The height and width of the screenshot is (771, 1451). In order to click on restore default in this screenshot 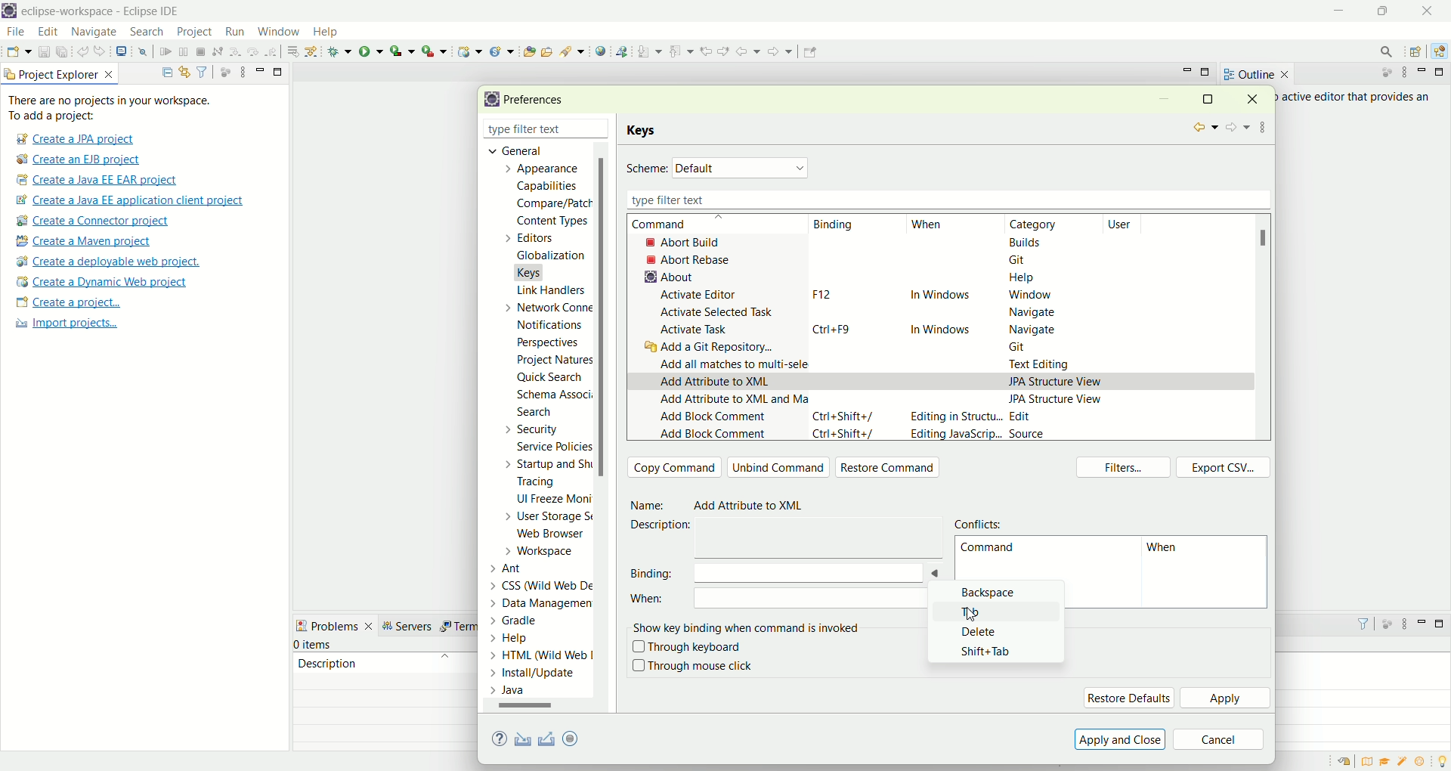, I will do `click(1128, 698)`.